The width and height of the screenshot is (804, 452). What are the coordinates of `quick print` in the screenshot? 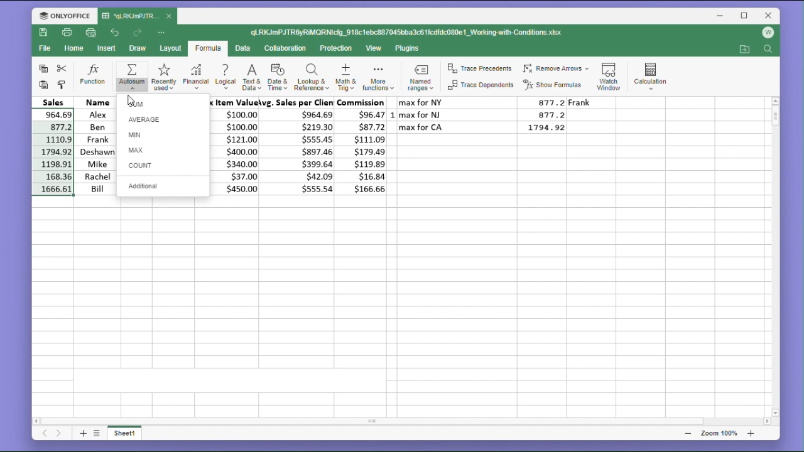 It's located at (92, 33).